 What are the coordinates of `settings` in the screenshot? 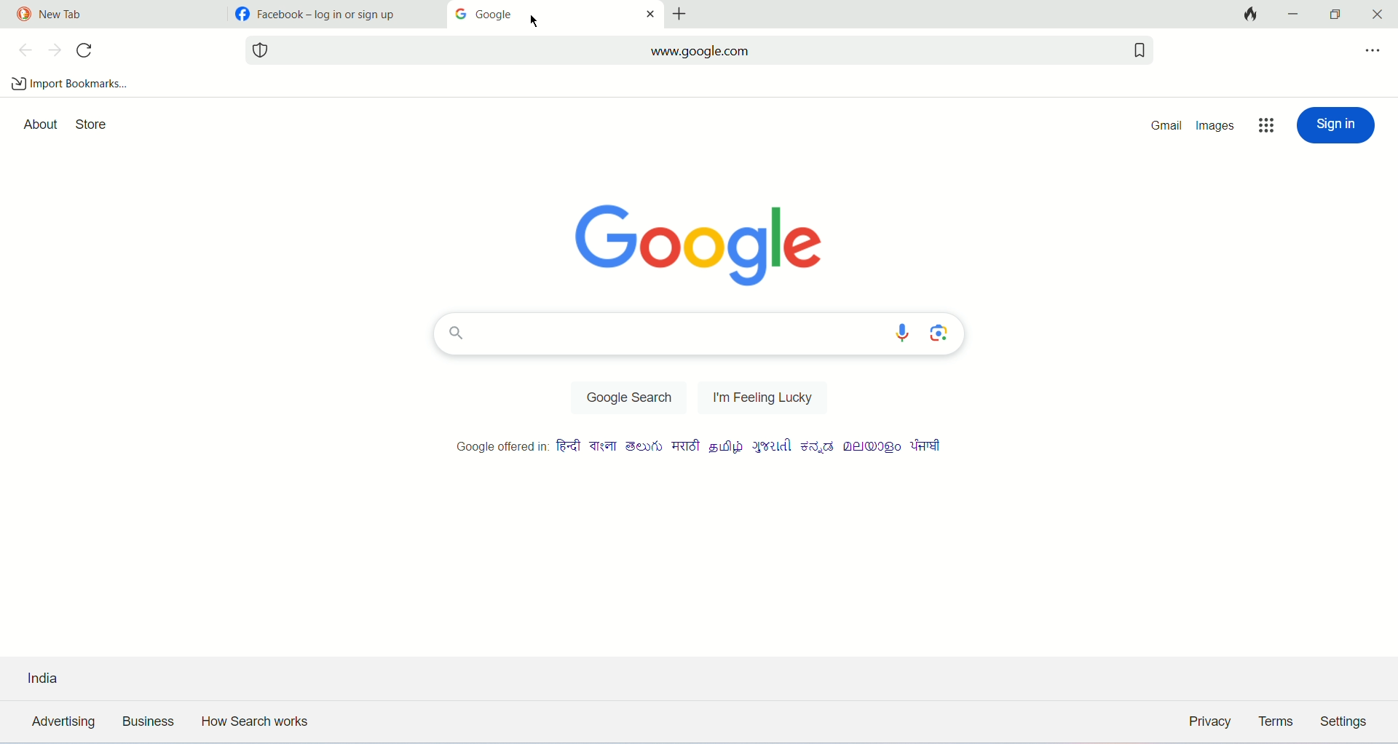 It's located at (1345, 719).